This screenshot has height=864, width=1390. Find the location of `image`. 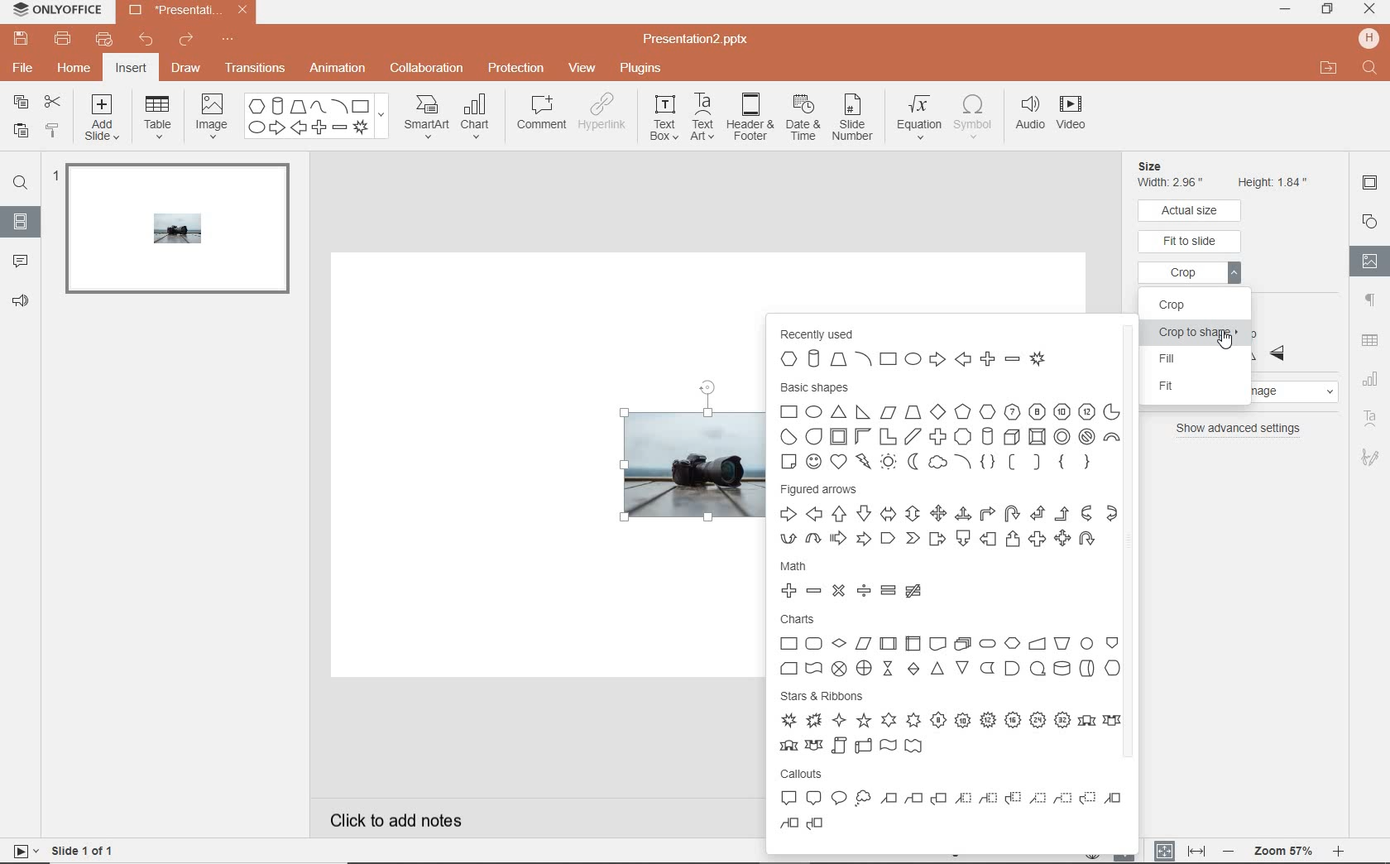

image is located at coordinates (211, 115).